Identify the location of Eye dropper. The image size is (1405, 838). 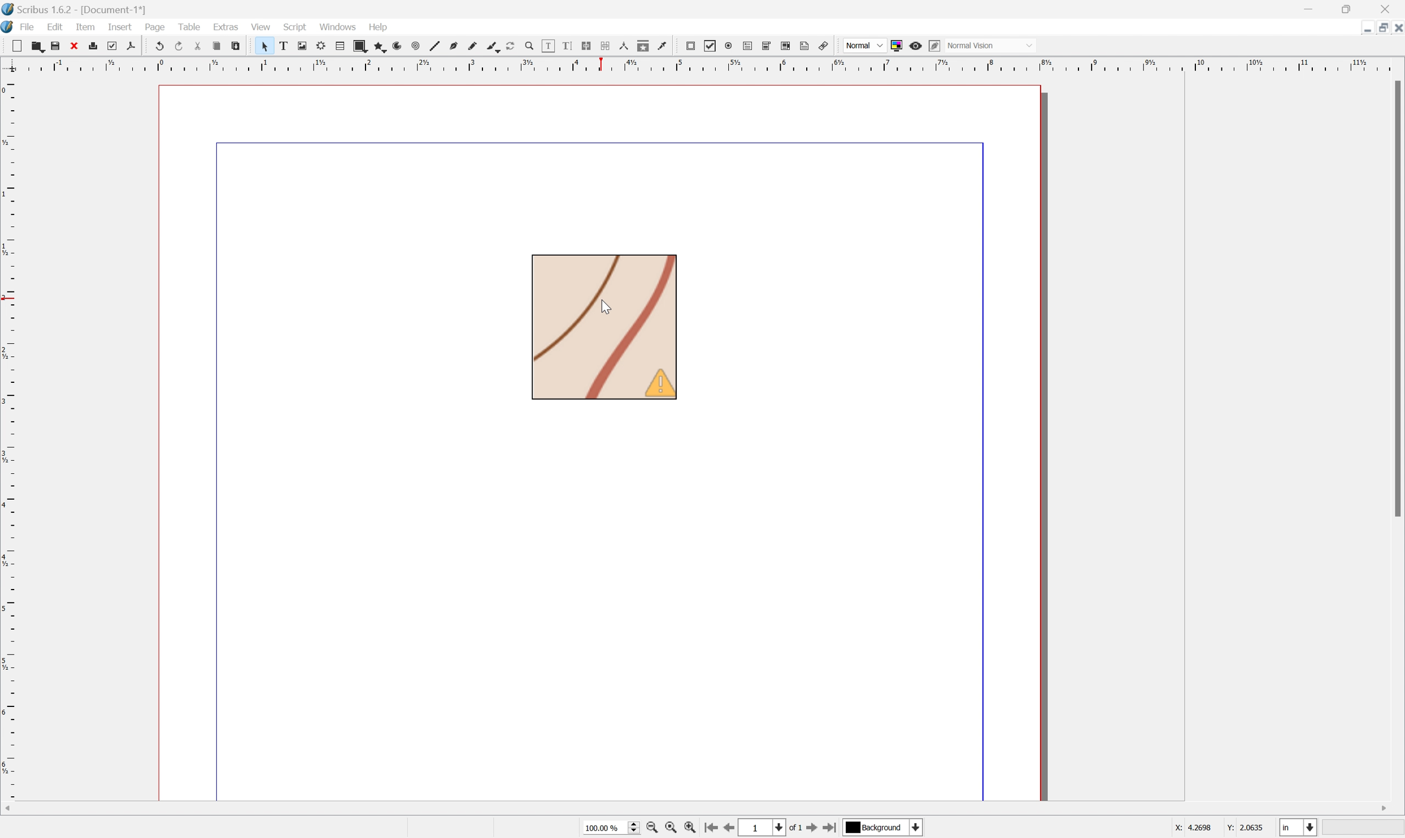
(665, 46).